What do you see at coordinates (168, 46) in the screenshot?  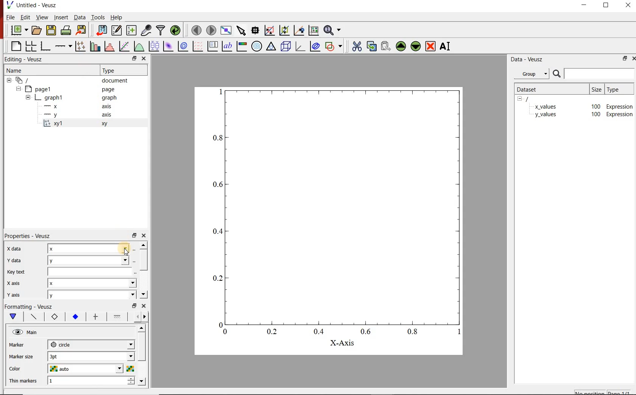 I see `plot 2d dataset as an image` at bounding box center [168, 46].